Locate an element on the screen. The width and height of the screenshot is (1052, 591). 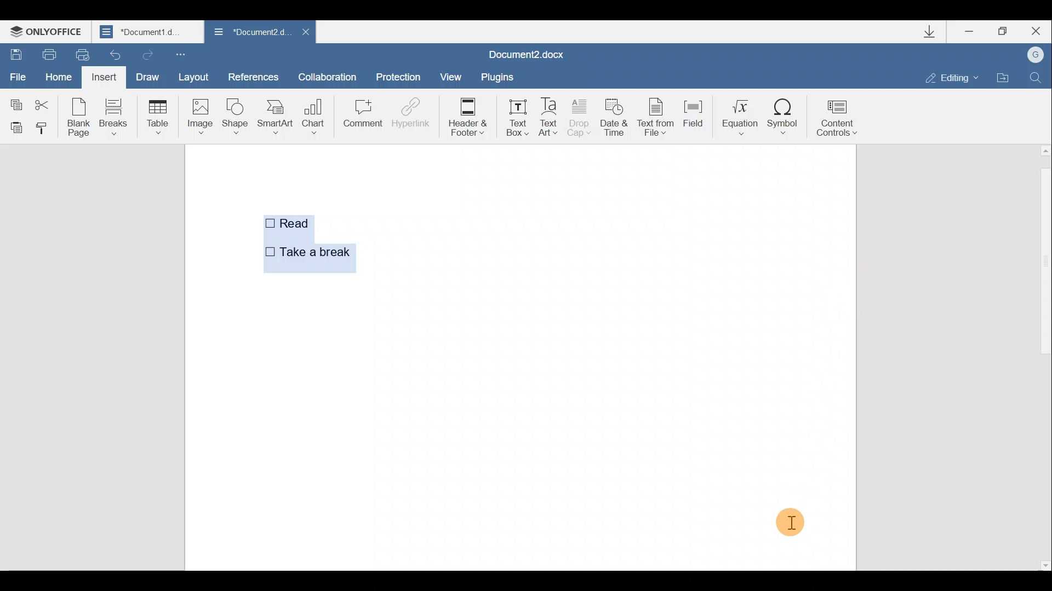
SmartArt is located at coordinates (275, 117).